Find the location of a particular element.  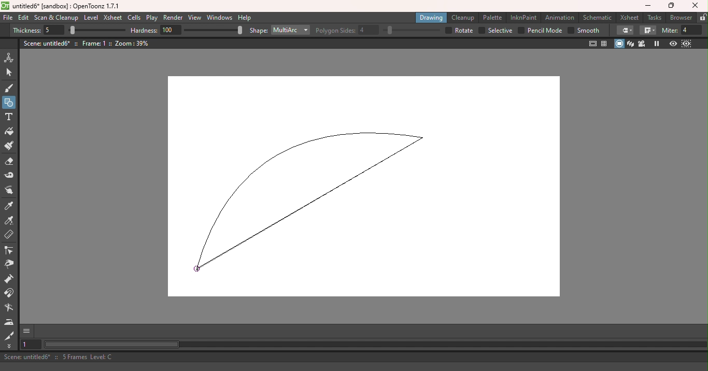

Camera view is located at coordinates (642, 44).